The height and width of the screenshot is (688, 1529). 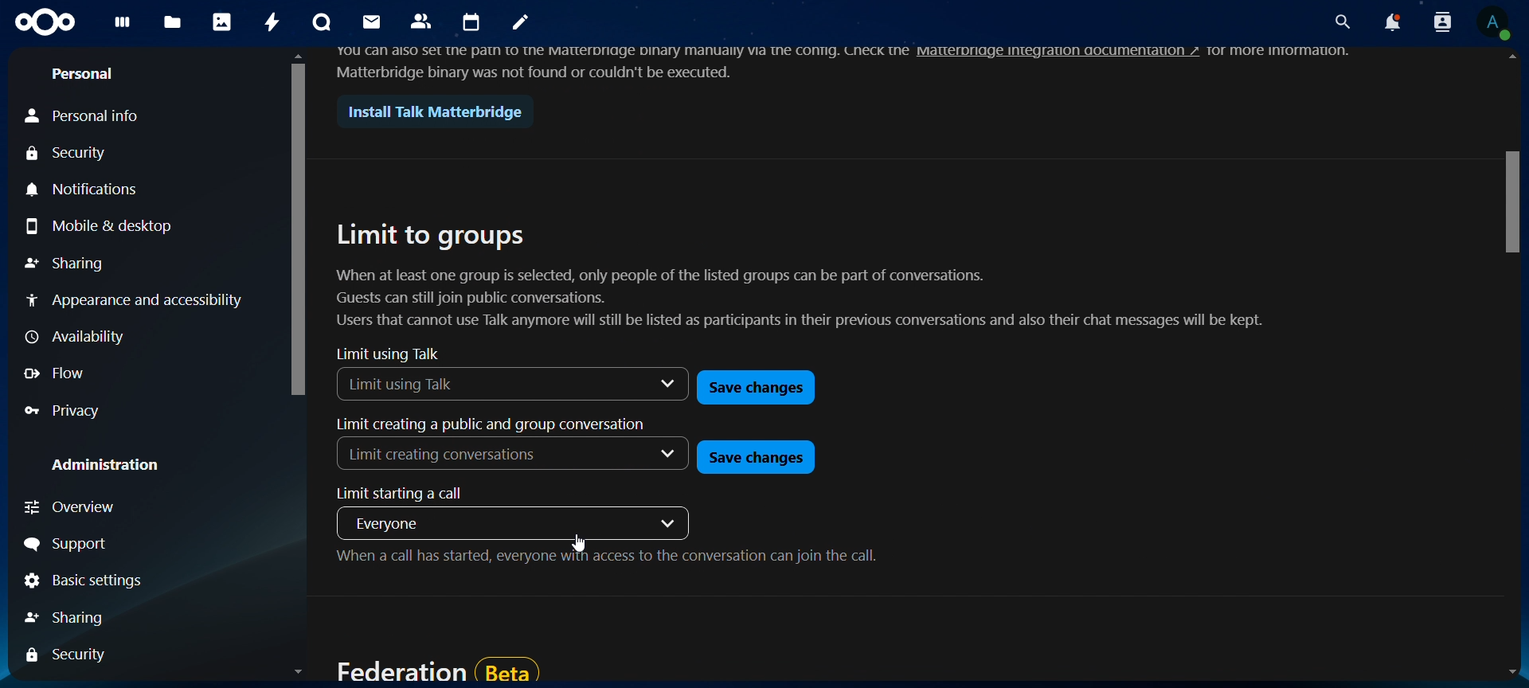 I want to click on talk, so click(x=320, y=22).